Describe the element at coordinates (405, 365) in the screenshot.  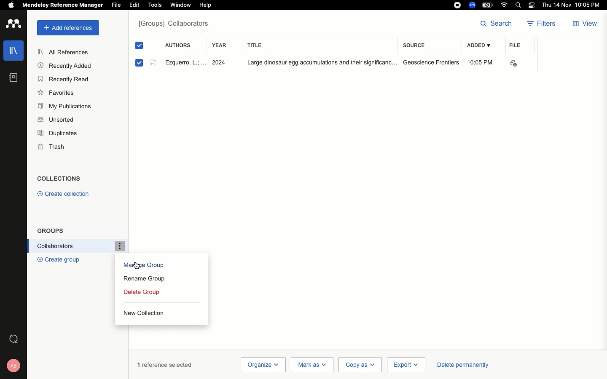
I see `Export` at that location.